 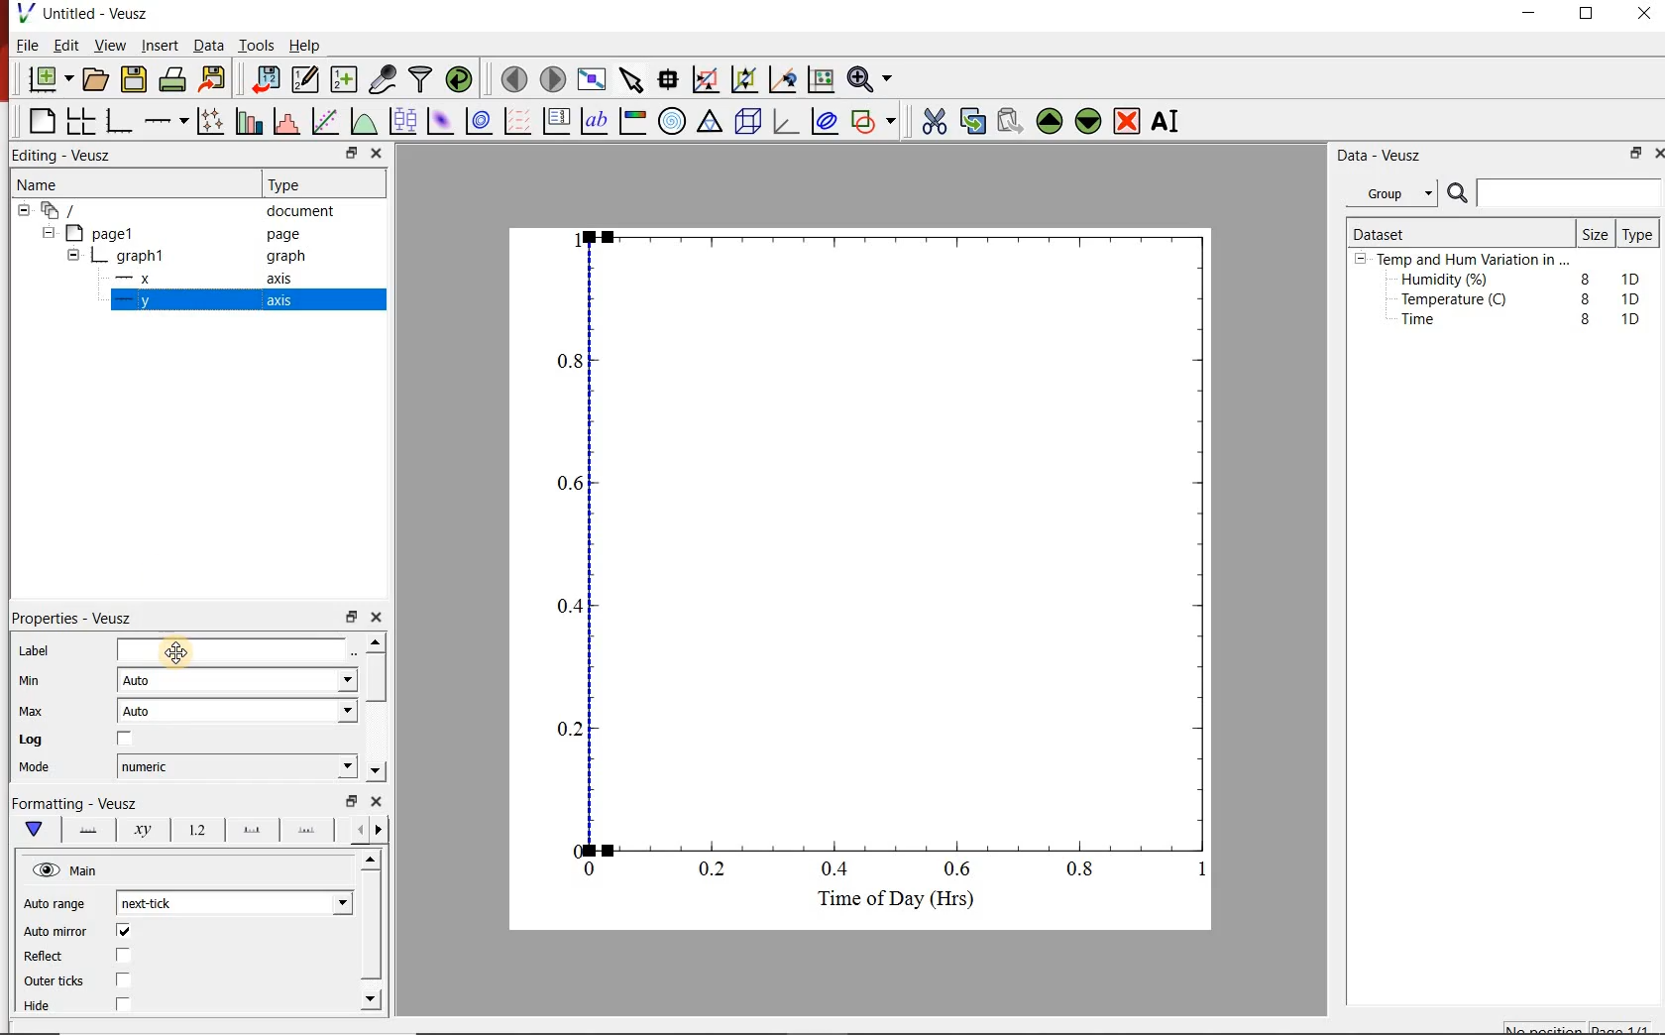 What do you see at coordinates (151, 305) in the screenshot?
I see `y` at bounding box center [151, 305].